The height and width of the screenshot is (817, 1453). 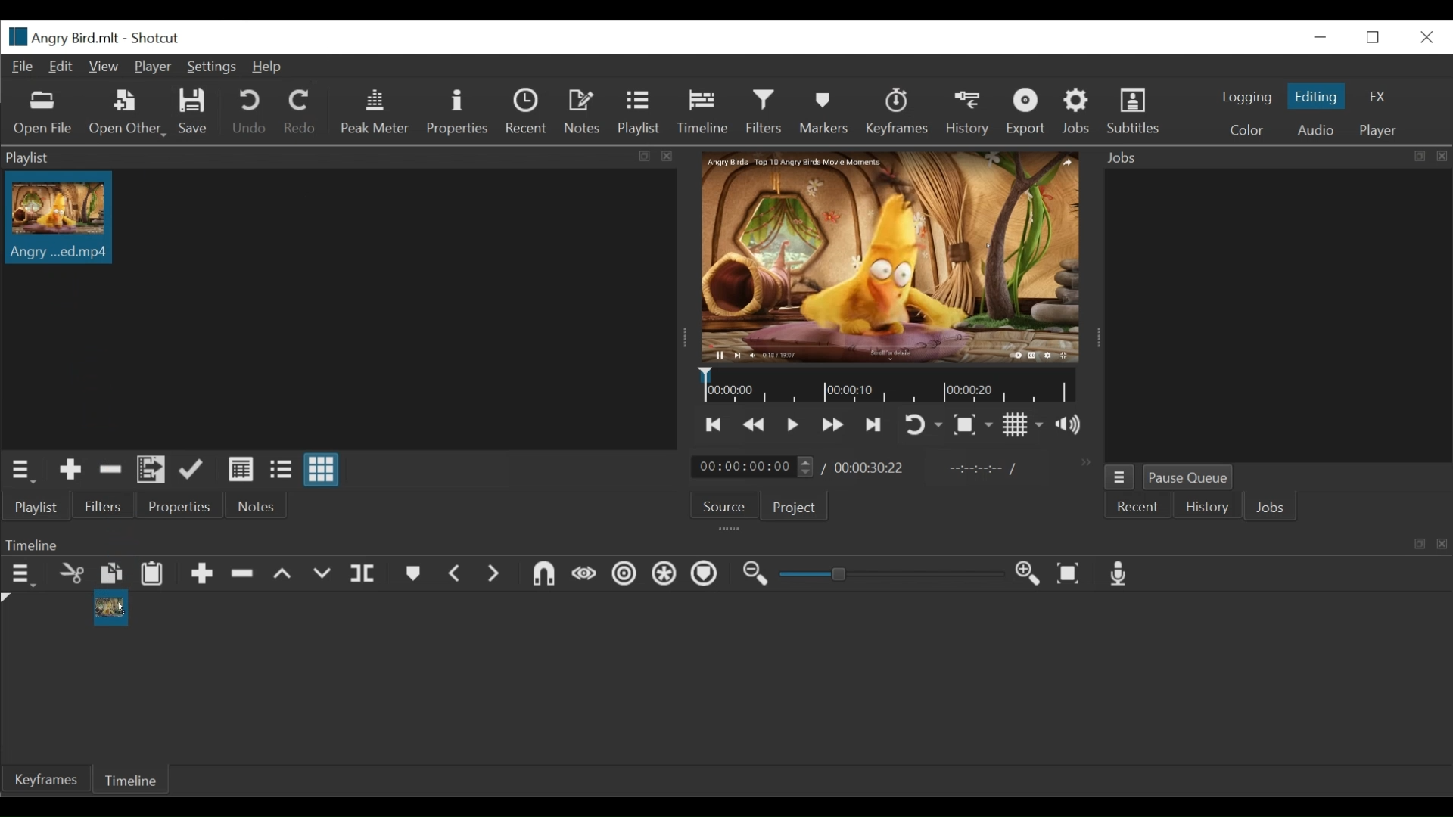 What do you see at coordinates (323, 469) in the screenshot?
I see `View as icon` at bounding box center [323, 469].